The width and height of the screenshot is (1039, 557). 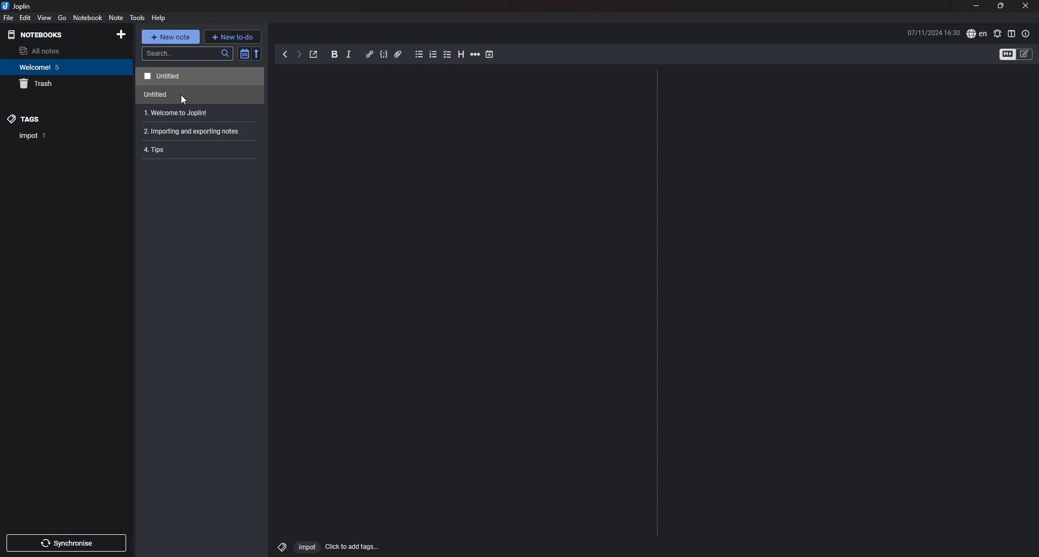 I want to click on note, so click(x=198, y=76).